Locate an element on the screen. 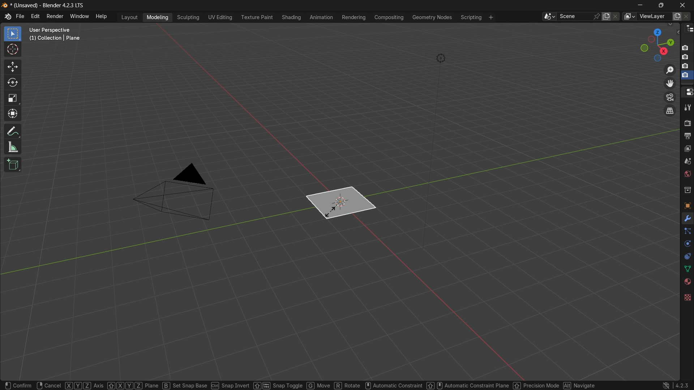  plane B is located at coordinates (157, 384).